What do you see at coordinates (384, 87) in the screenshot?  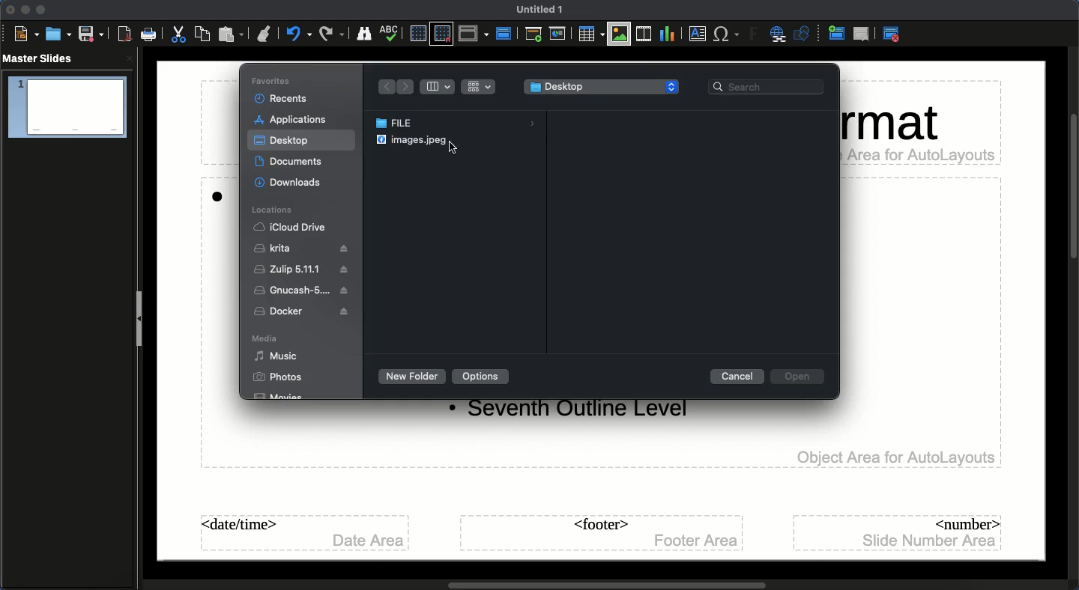 I see `Back` at bounding box center [384, 87].